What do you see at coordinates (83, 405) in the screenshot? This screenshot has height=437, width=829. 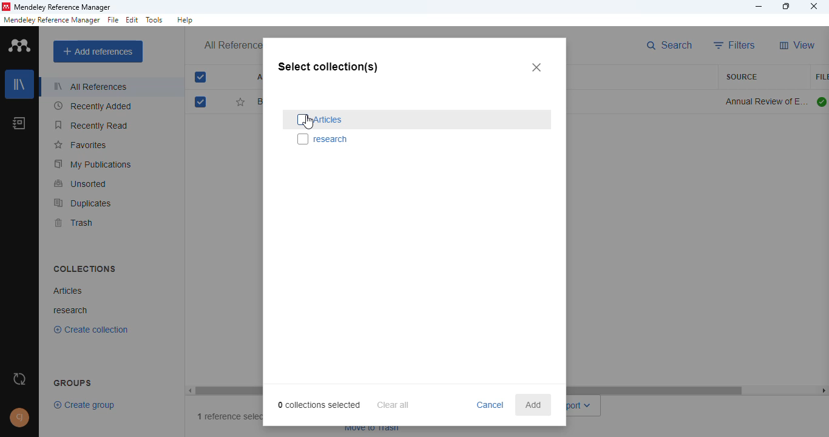 I see `create group` at bounding box center [83, 405].